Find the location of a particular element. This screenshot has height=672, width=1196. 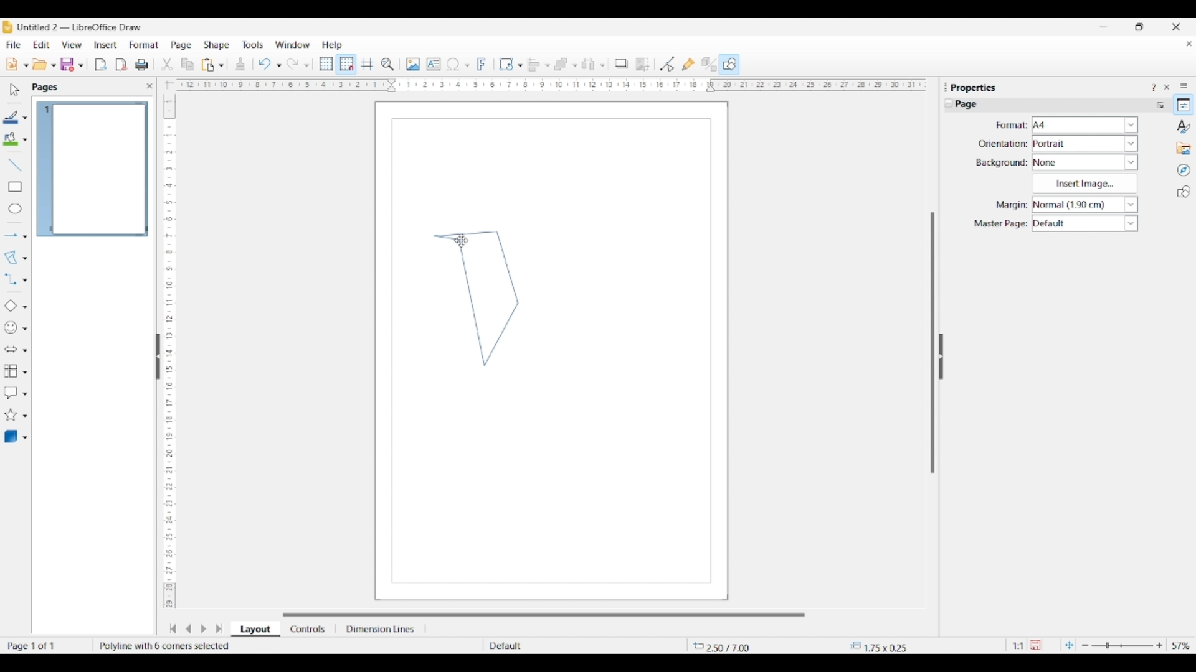

Selected star is located at coordinates (11, 415).